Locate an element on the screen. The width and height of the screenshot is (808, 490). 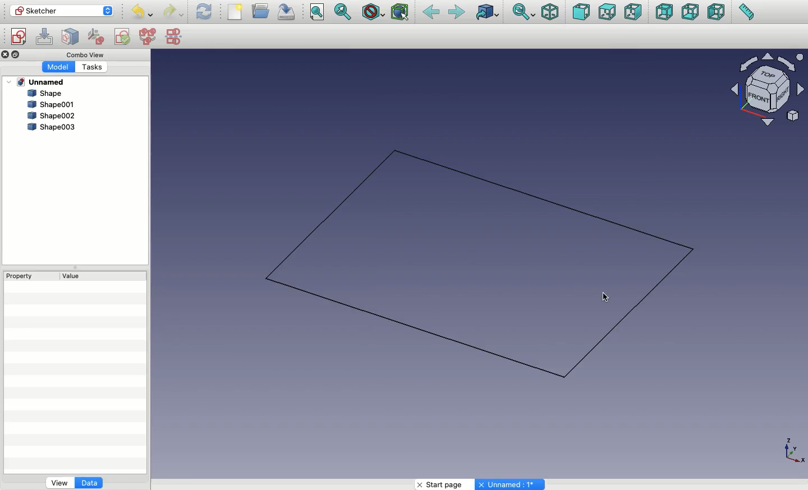
Axis is located at coordinates (794, 452).